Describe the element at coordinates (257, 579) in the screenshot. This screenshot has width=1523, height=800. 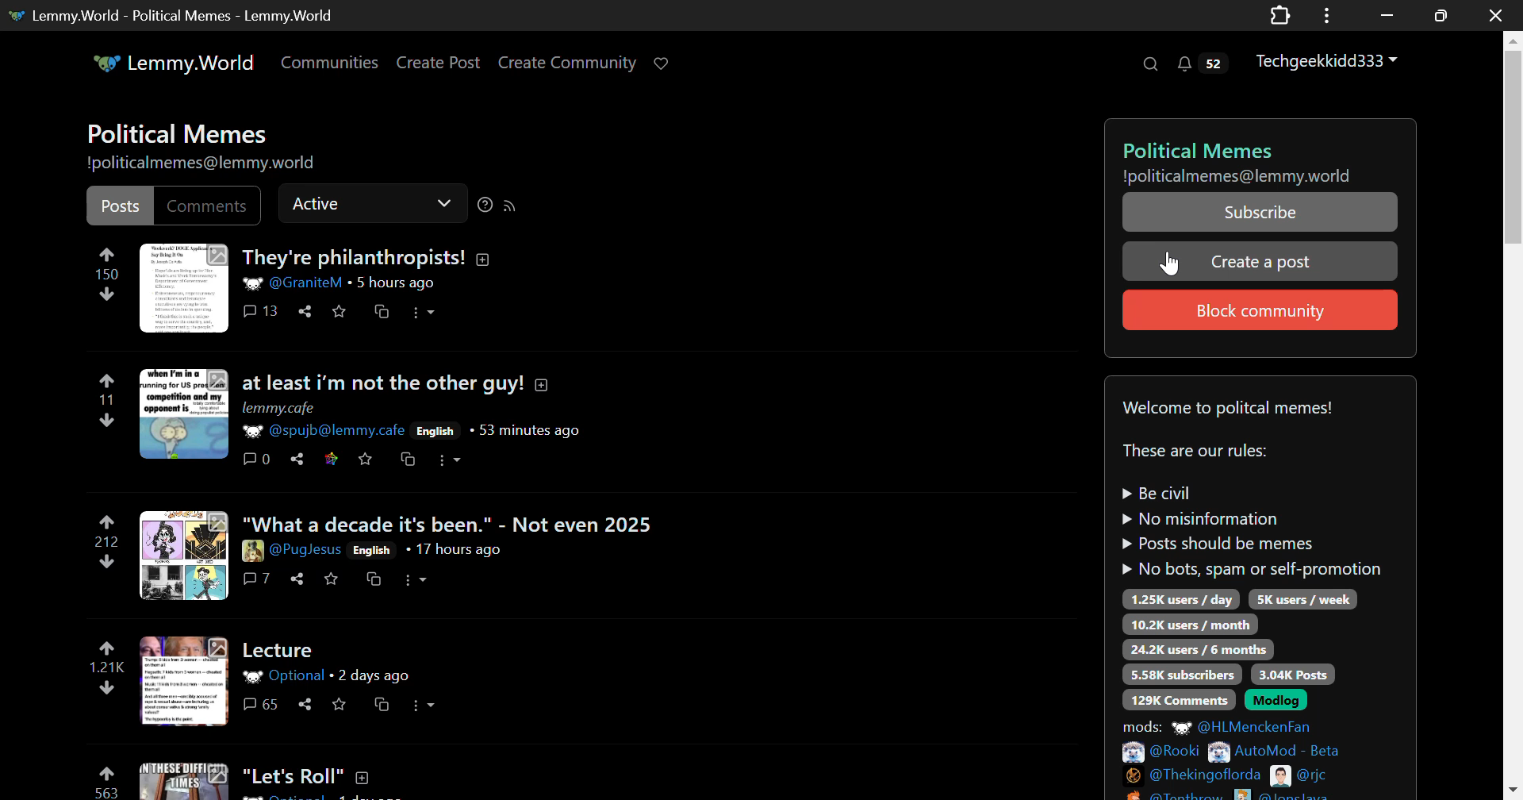
I see `Comments` at that location.